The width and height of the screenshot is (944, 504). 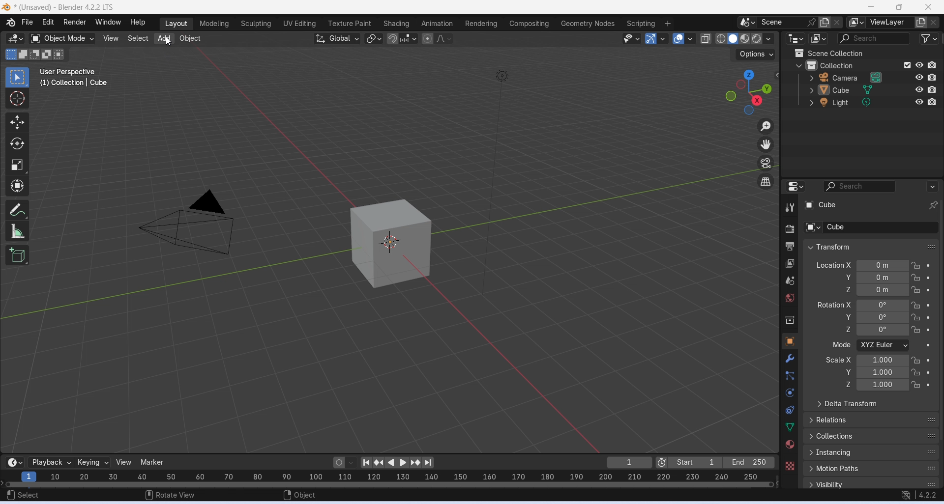 I want to click on Start 1, so click(x=695, y=462).